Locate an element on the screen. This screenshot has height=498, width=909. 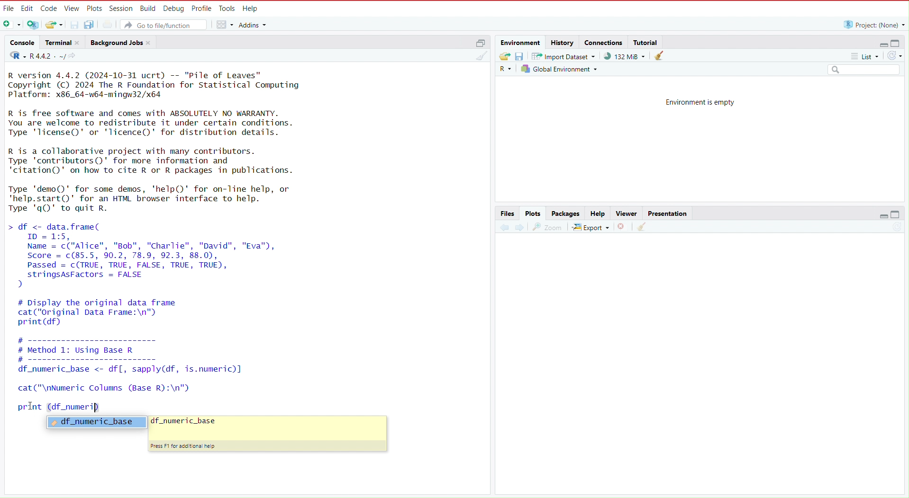
workspace panes is located at coordinates (225, 25).